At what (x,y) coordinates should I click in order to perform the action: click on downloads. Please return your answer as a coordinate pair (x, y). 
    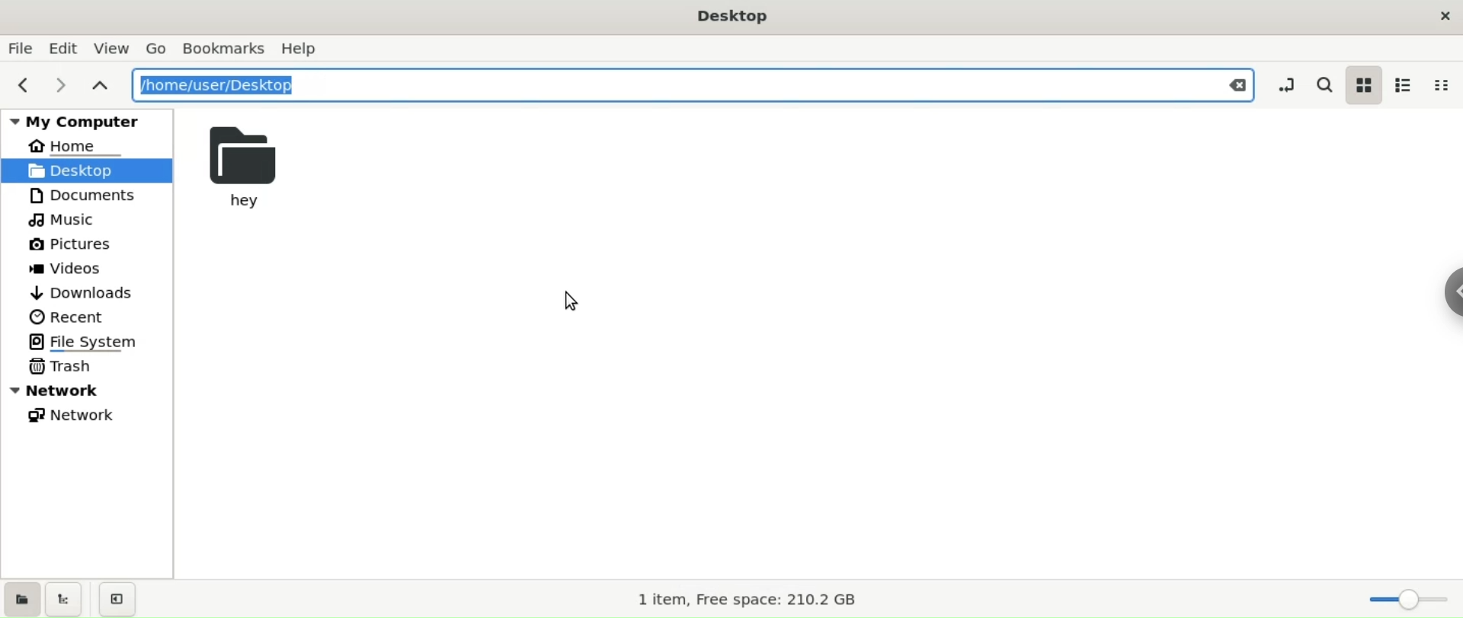
    Looking at the image, I should click on (85, 294).